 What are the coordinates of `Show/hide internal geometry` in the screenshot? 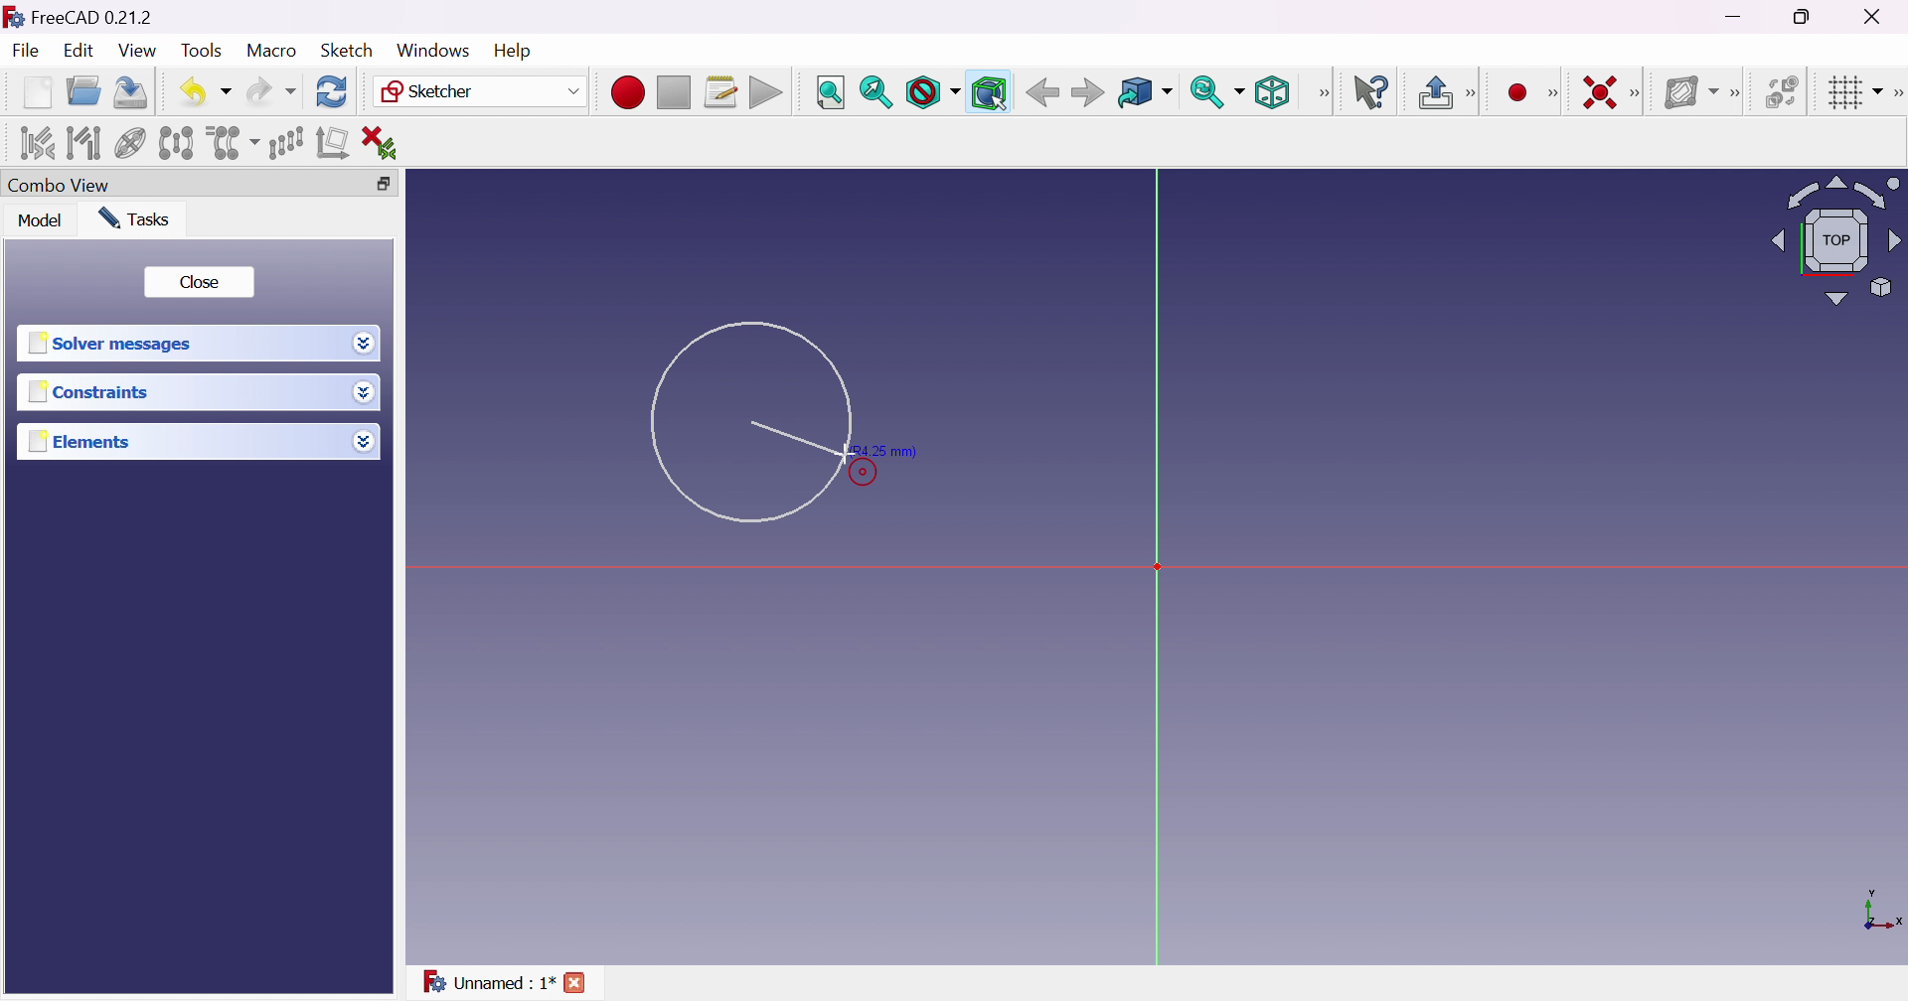 It's located at (131, 143).